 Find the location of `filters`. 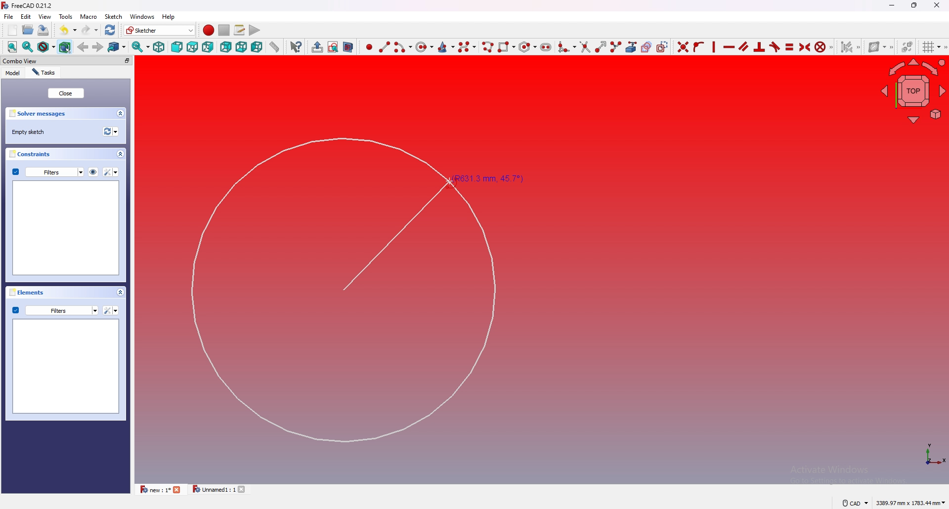

filters is located at coordinates (55, 310).